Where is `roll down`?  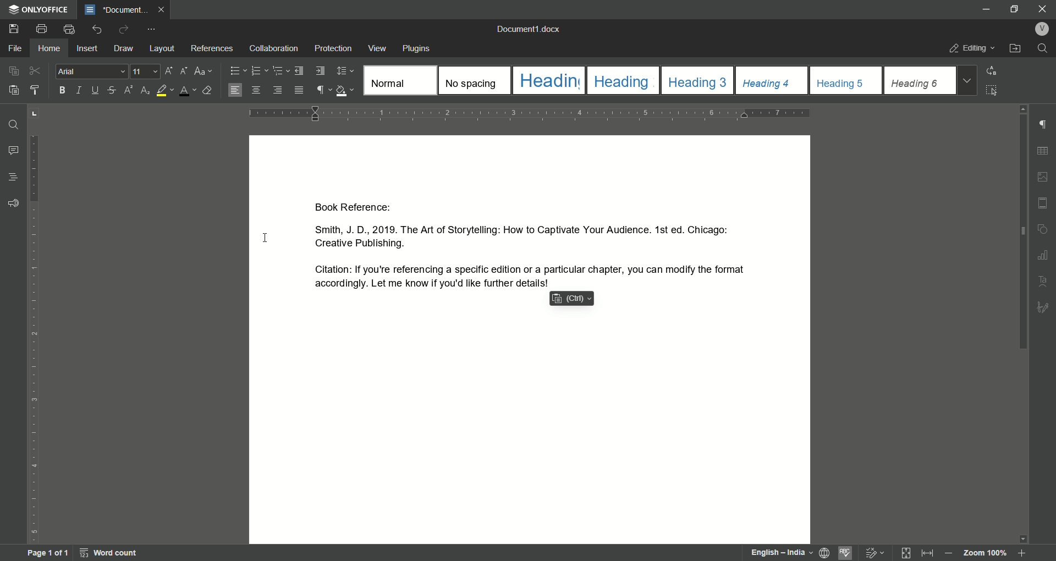
roll down is located at coordinates (1024, 540).